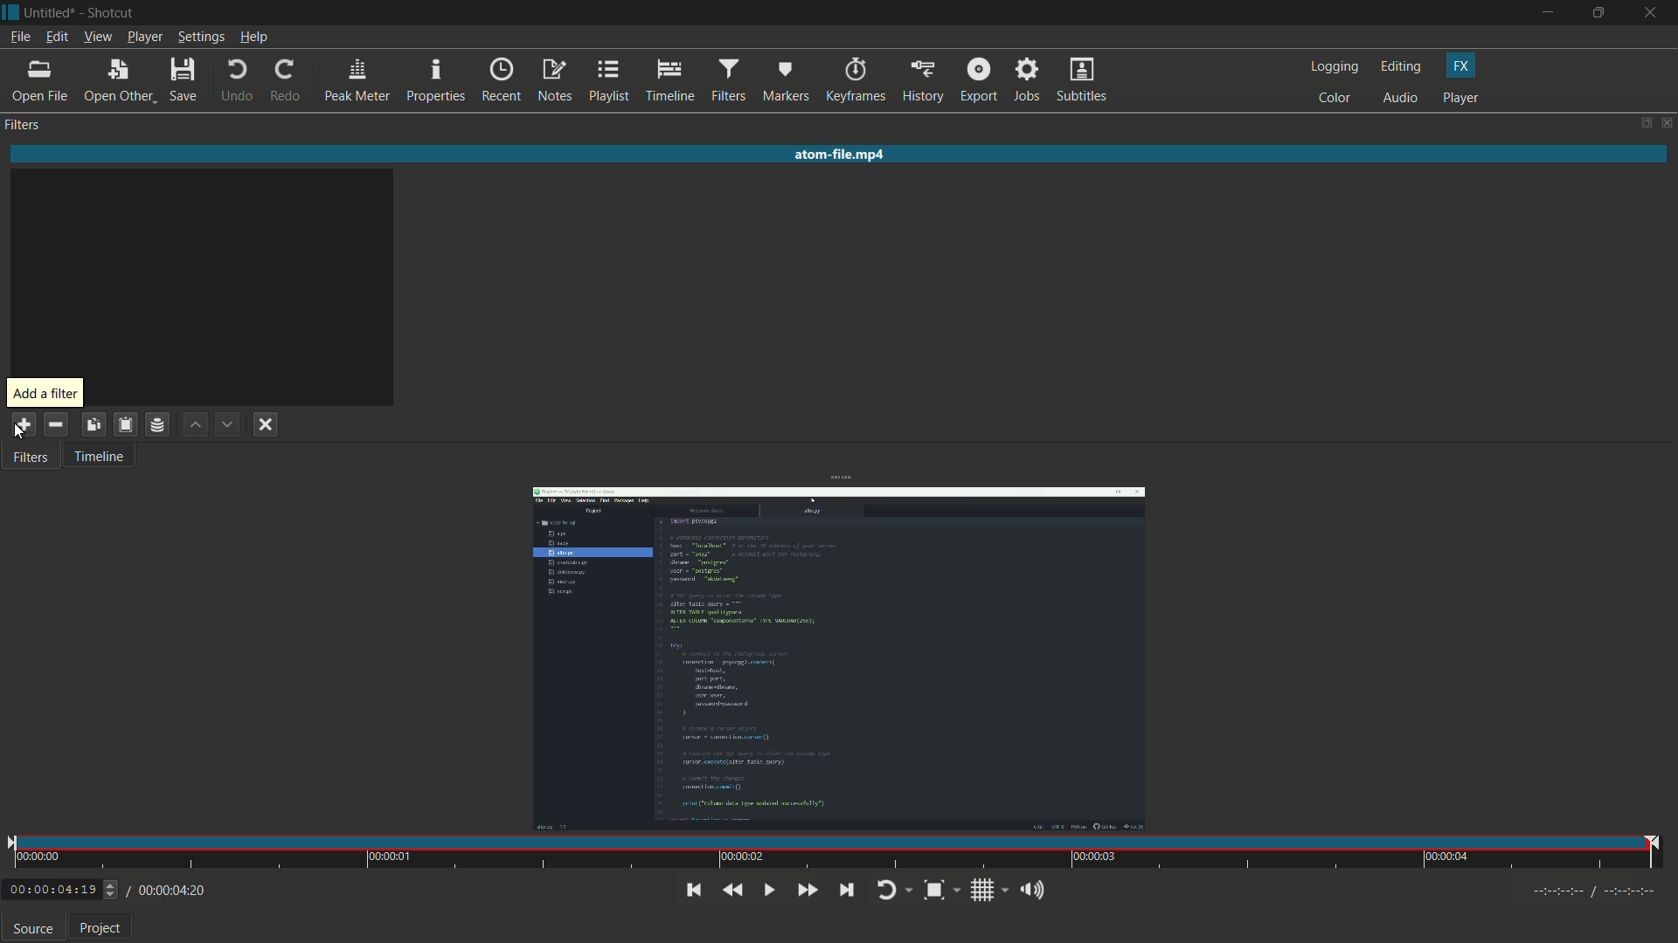  What do you see at coordinates (21, 423) in the screenshot?
I see `Add Filter` at bounding box center [21, 423].